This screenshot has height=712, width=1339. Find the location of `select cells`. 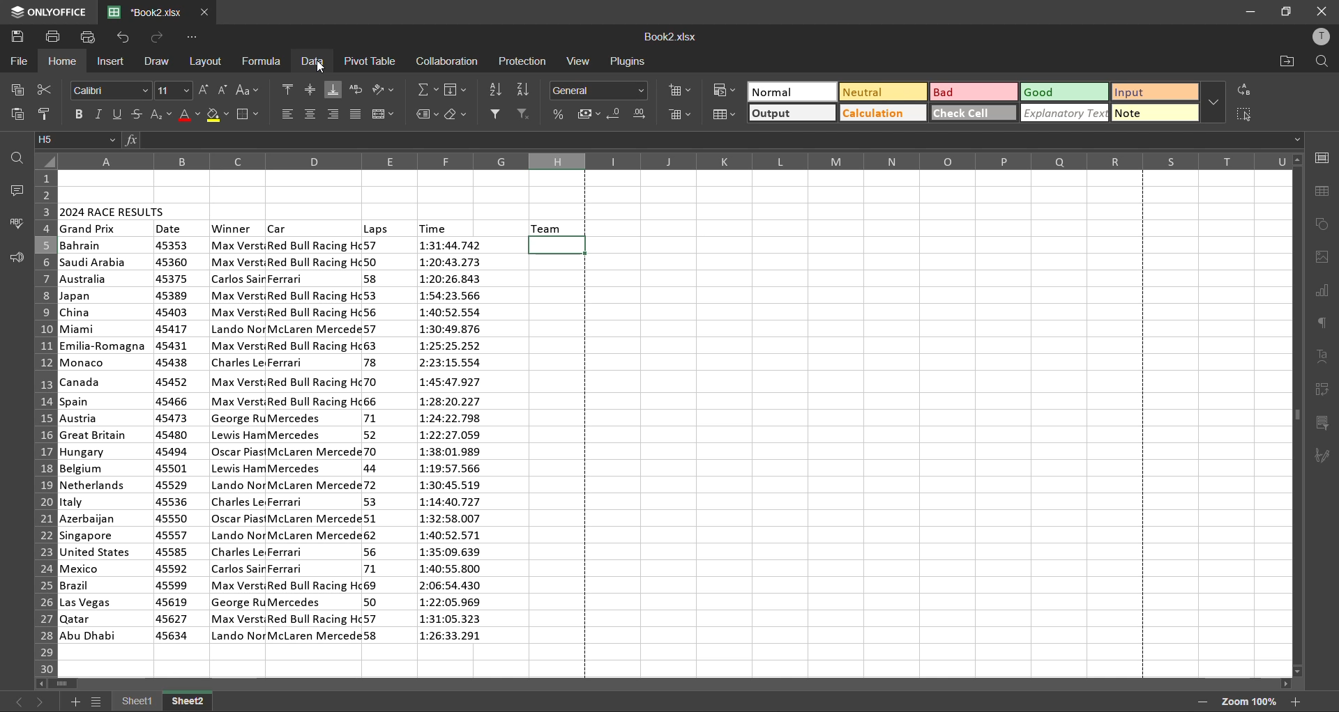

select cells is located at coordinates (1243, 114).